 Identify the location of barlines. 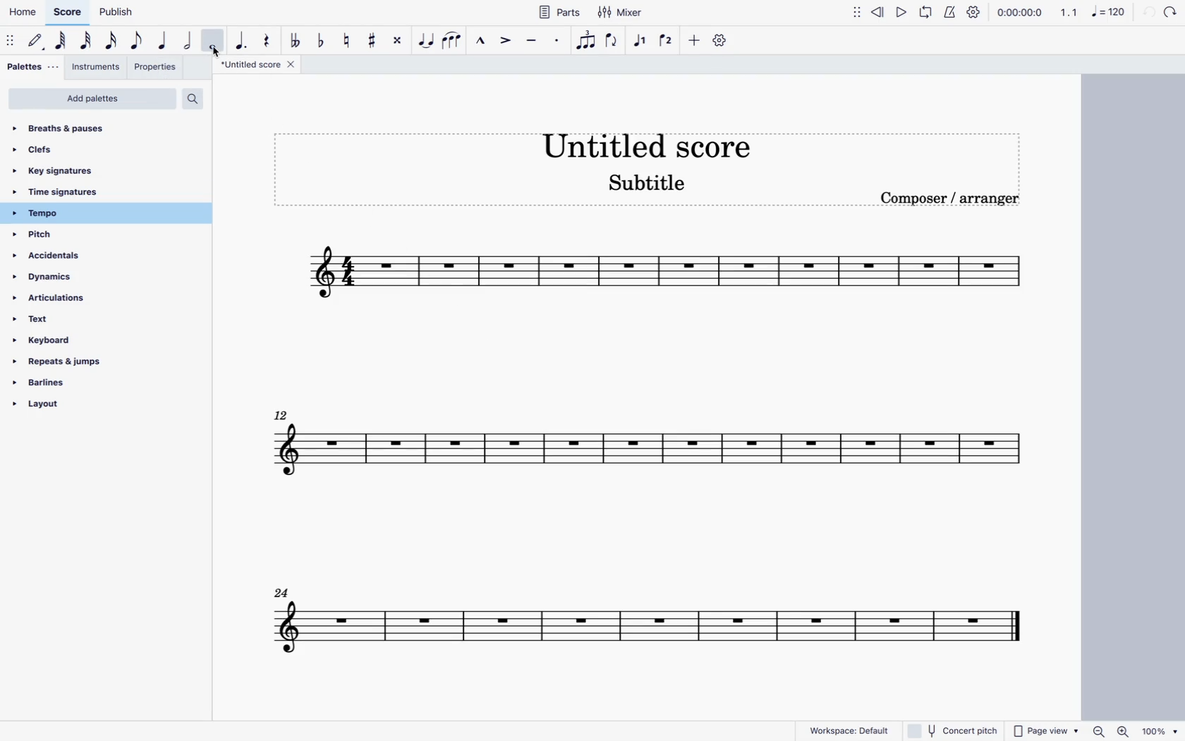
(79, 385).